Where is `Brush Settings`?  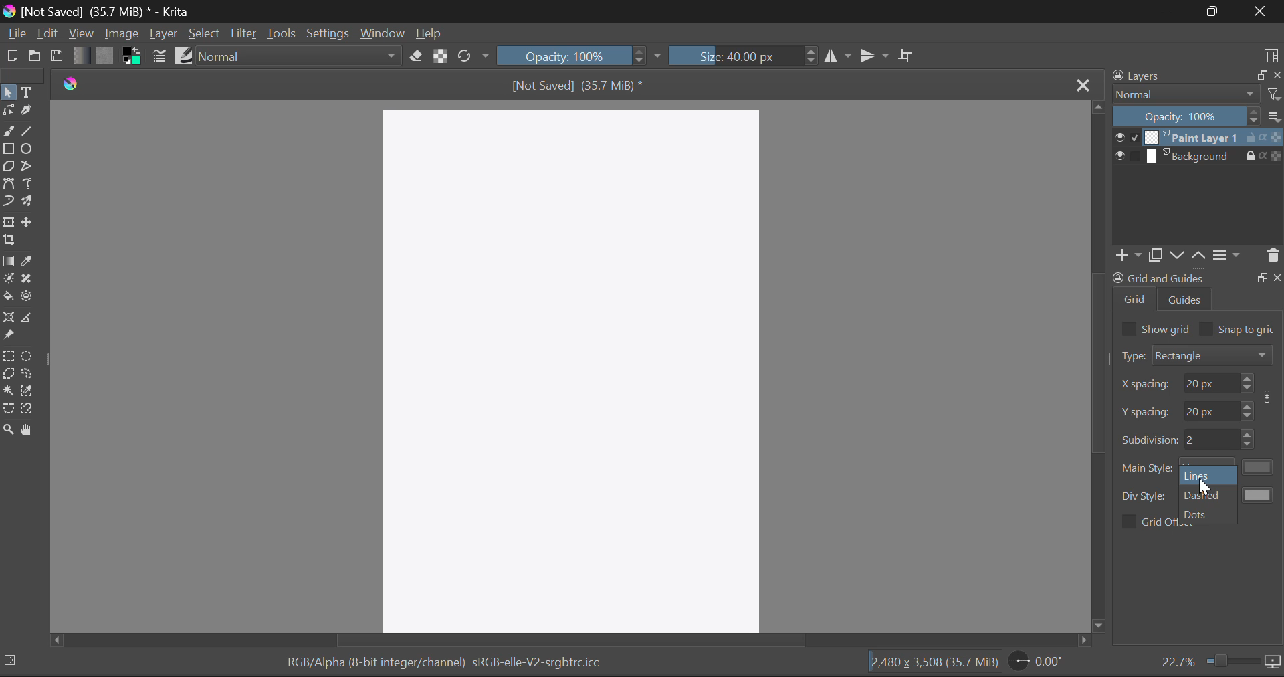 Brush Settings is located at coordinates (158, 57).